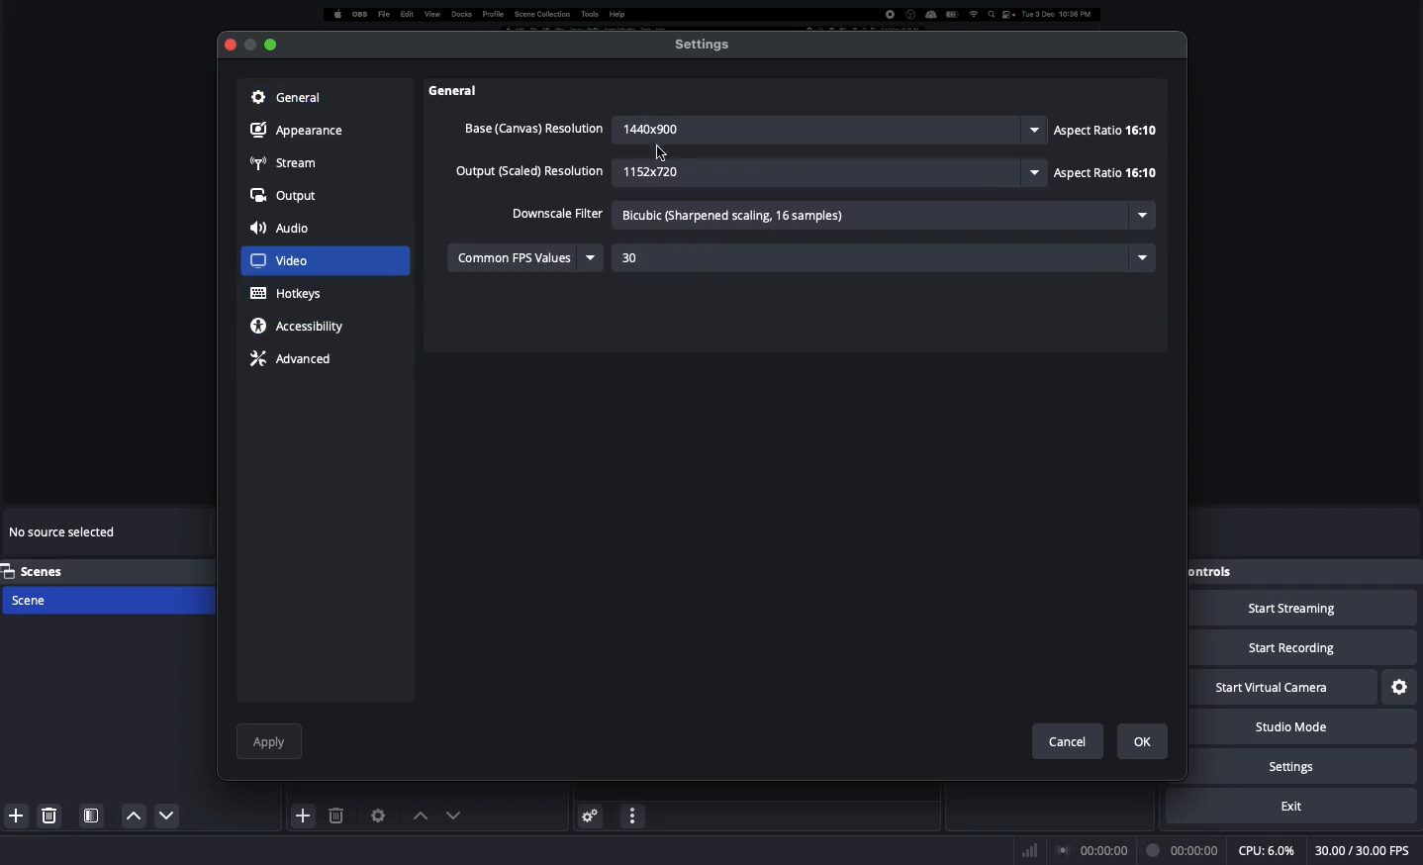  Describe the element at coordinates (633, 814) in the screenshot. I see `Options` at that location.